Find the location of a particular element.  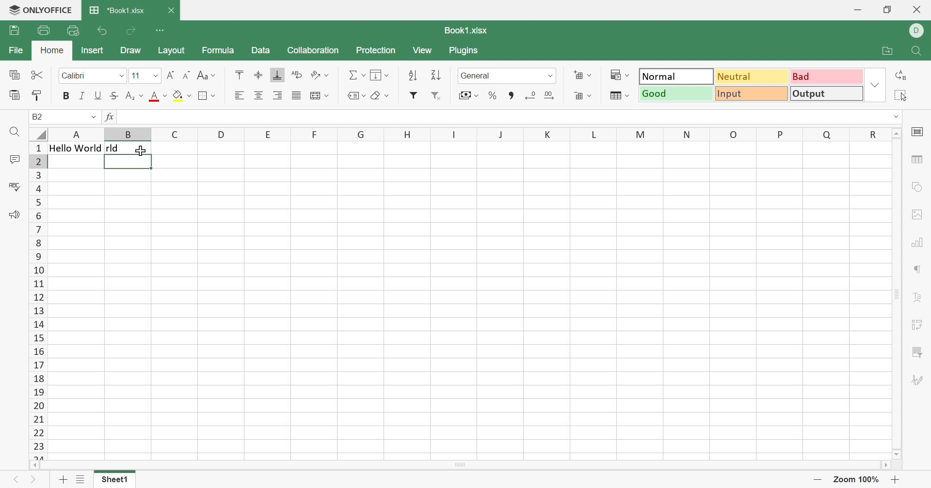

Font is located at coordinates (93, 76).